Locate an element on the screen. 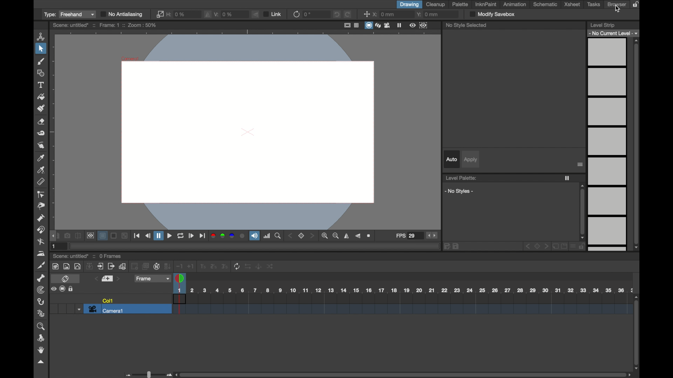 The image size is (673, 378). center is located at coordinates (366, 14).